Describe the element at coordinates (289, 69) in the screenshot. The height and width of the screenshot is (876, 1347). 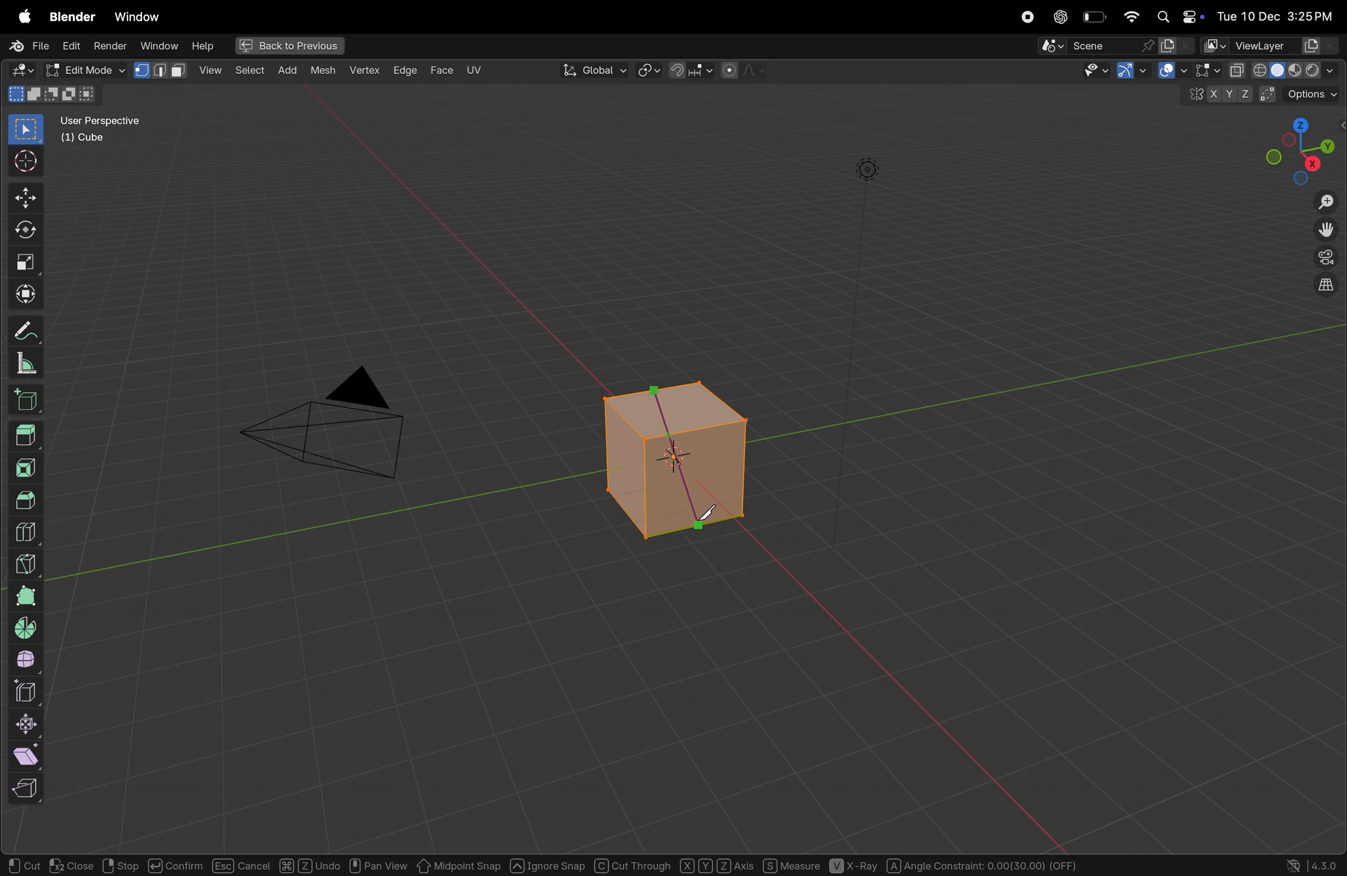
I see `Object` at that location.